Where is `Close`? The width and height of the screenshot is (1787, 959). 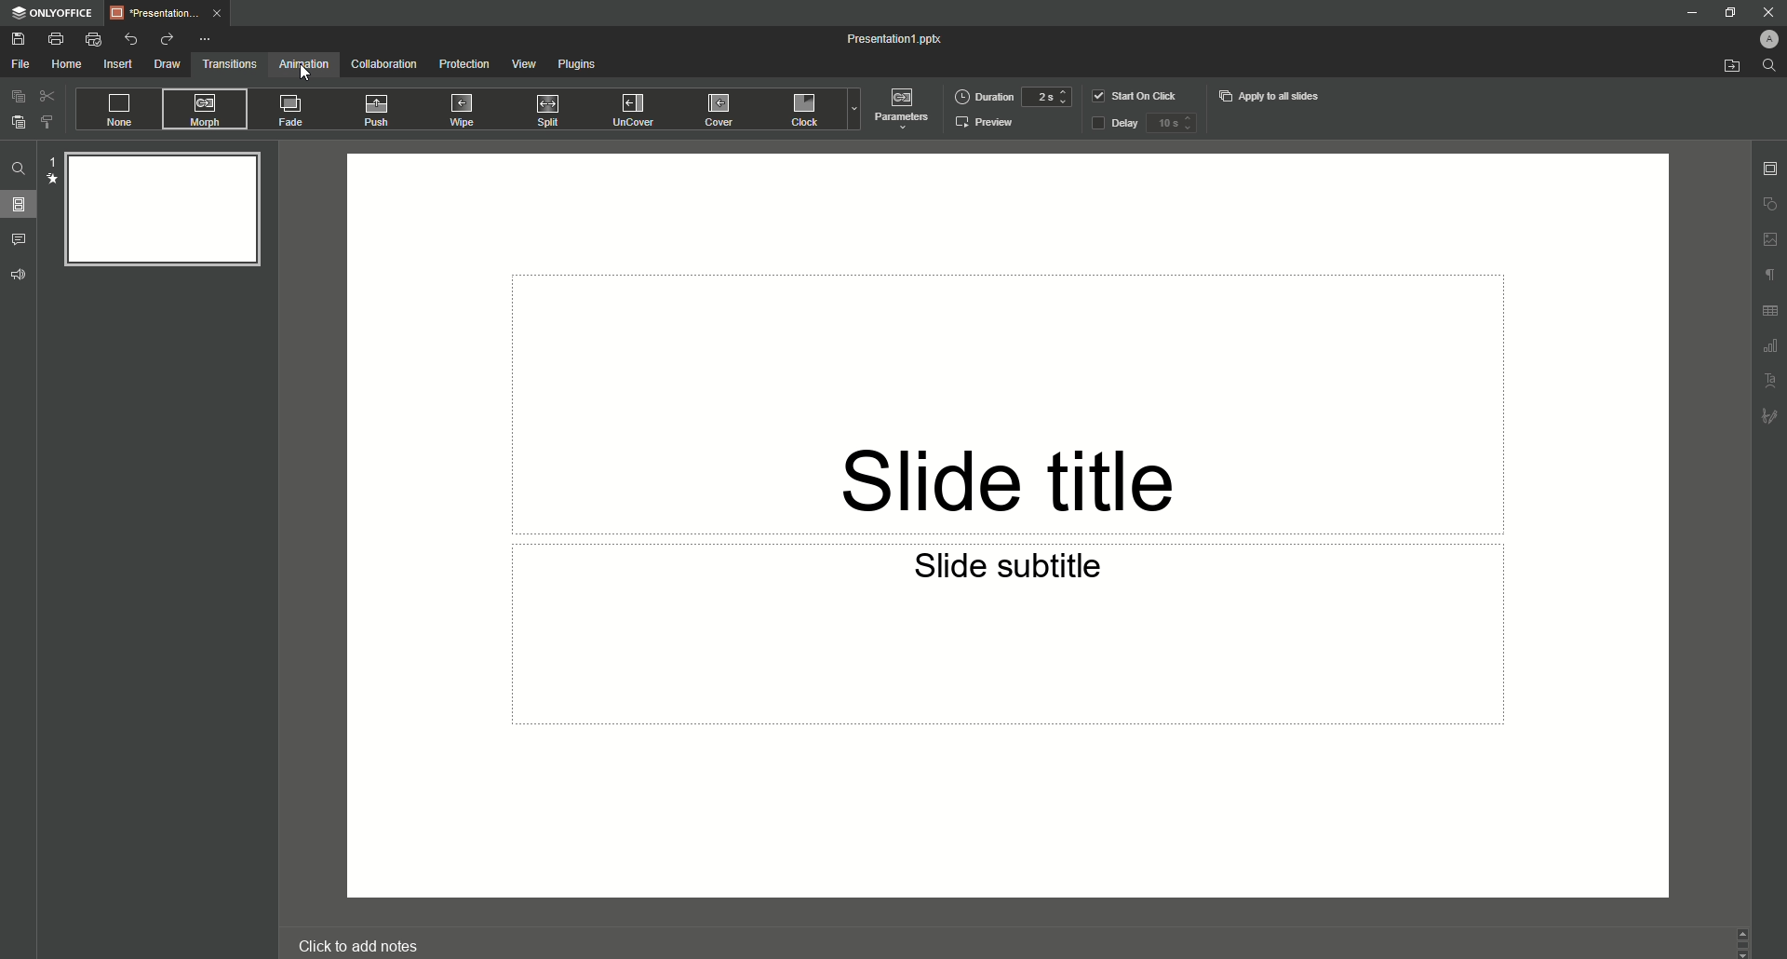
Close is located at coordinates (1768, 12).